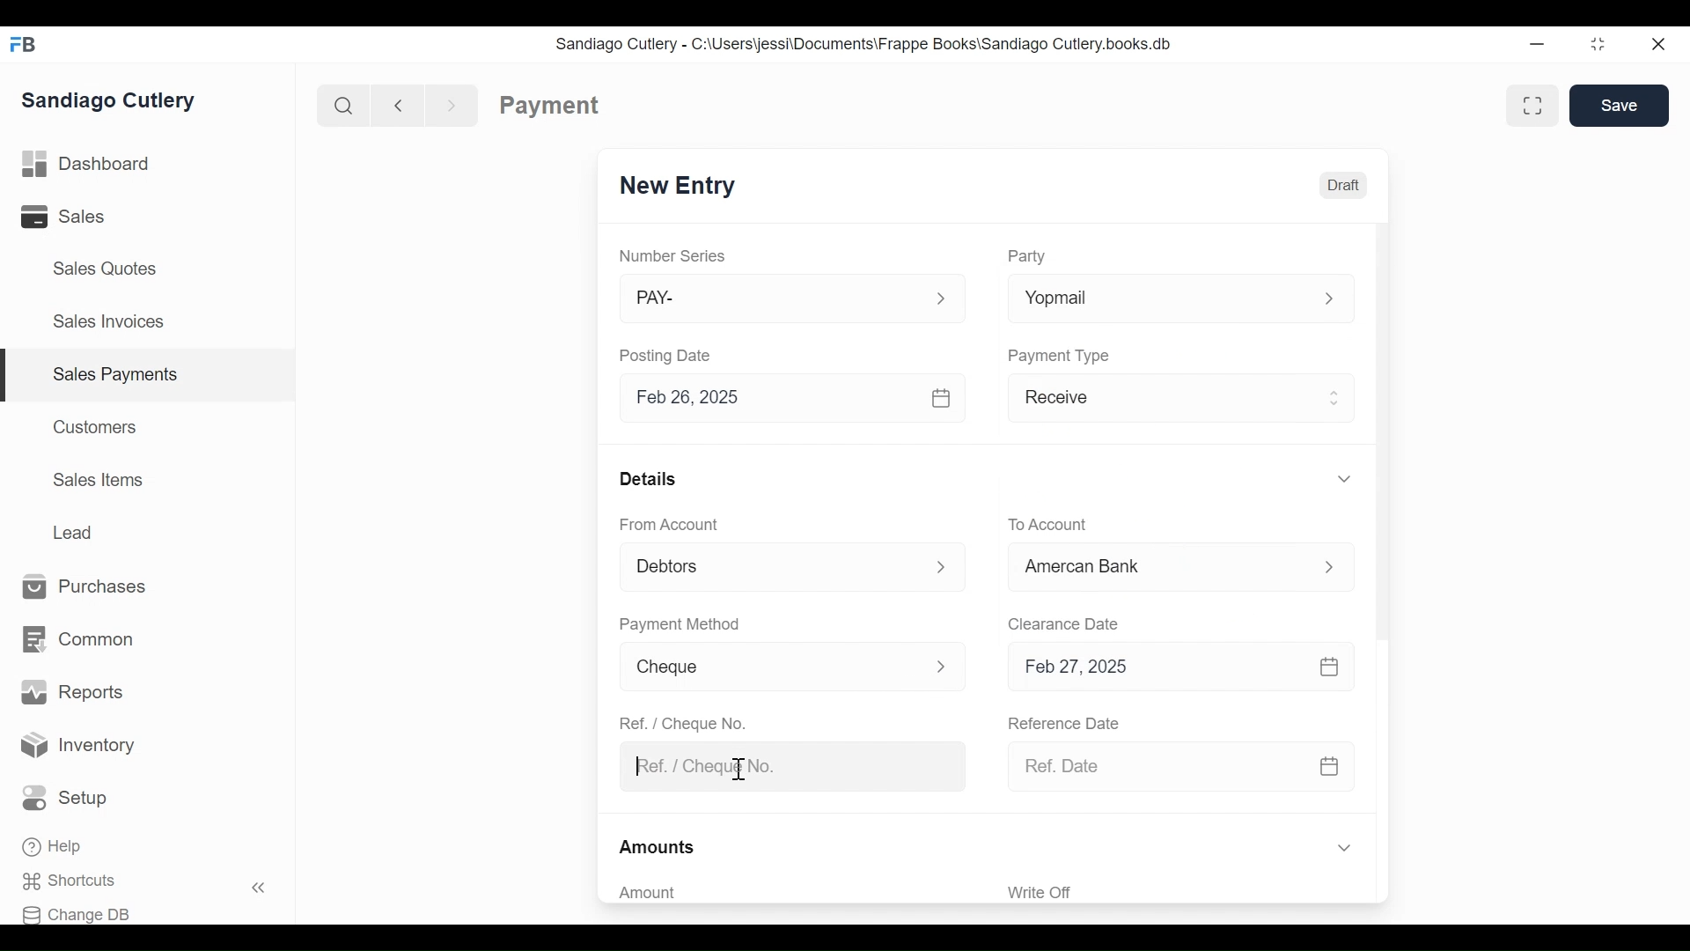  Describe the element at coordinates (1157, 766) in the screenshot. I see `Ref. Date` at that location.